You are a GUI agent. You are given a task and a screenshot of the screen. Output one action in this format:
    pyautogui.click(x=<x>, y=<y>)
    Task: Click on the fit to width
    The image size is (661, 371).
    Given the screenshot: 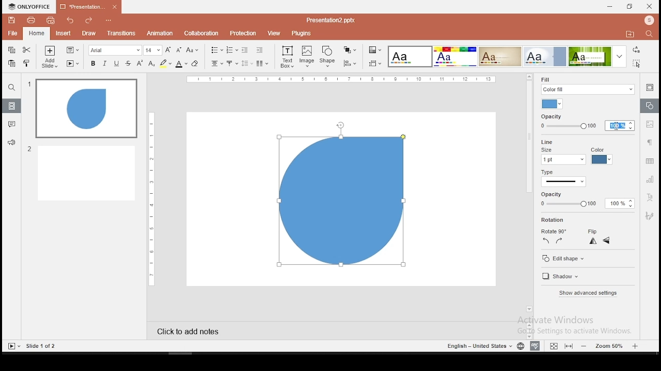 What is the action you would take?
    pyautogui.click(x=552, y=346)
    